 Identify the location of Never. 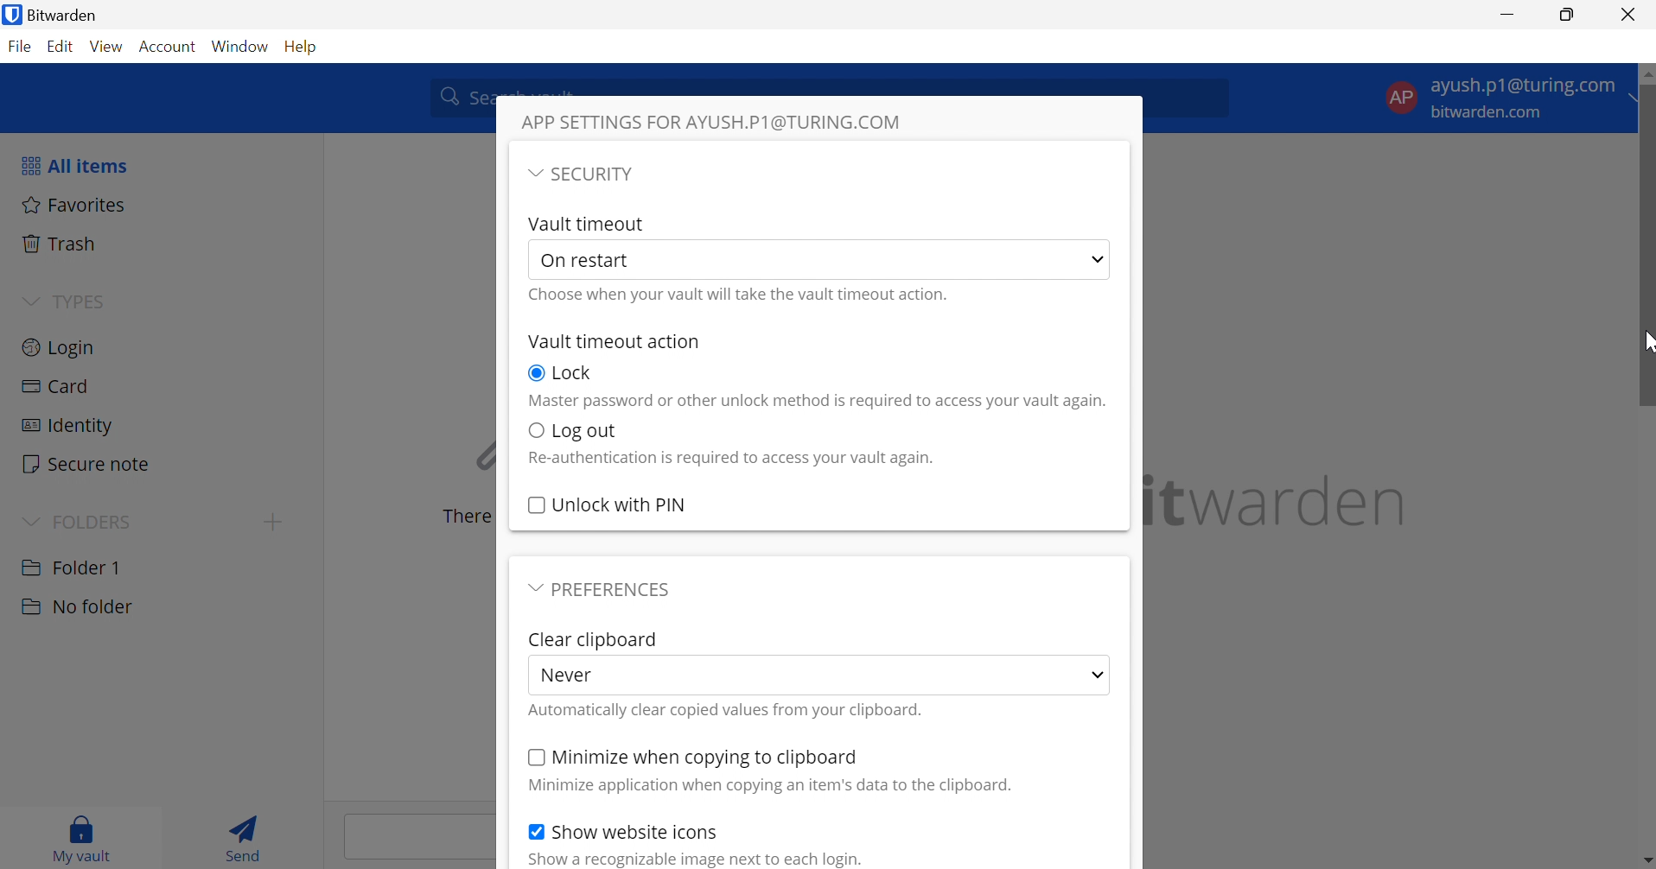
(567, 676).